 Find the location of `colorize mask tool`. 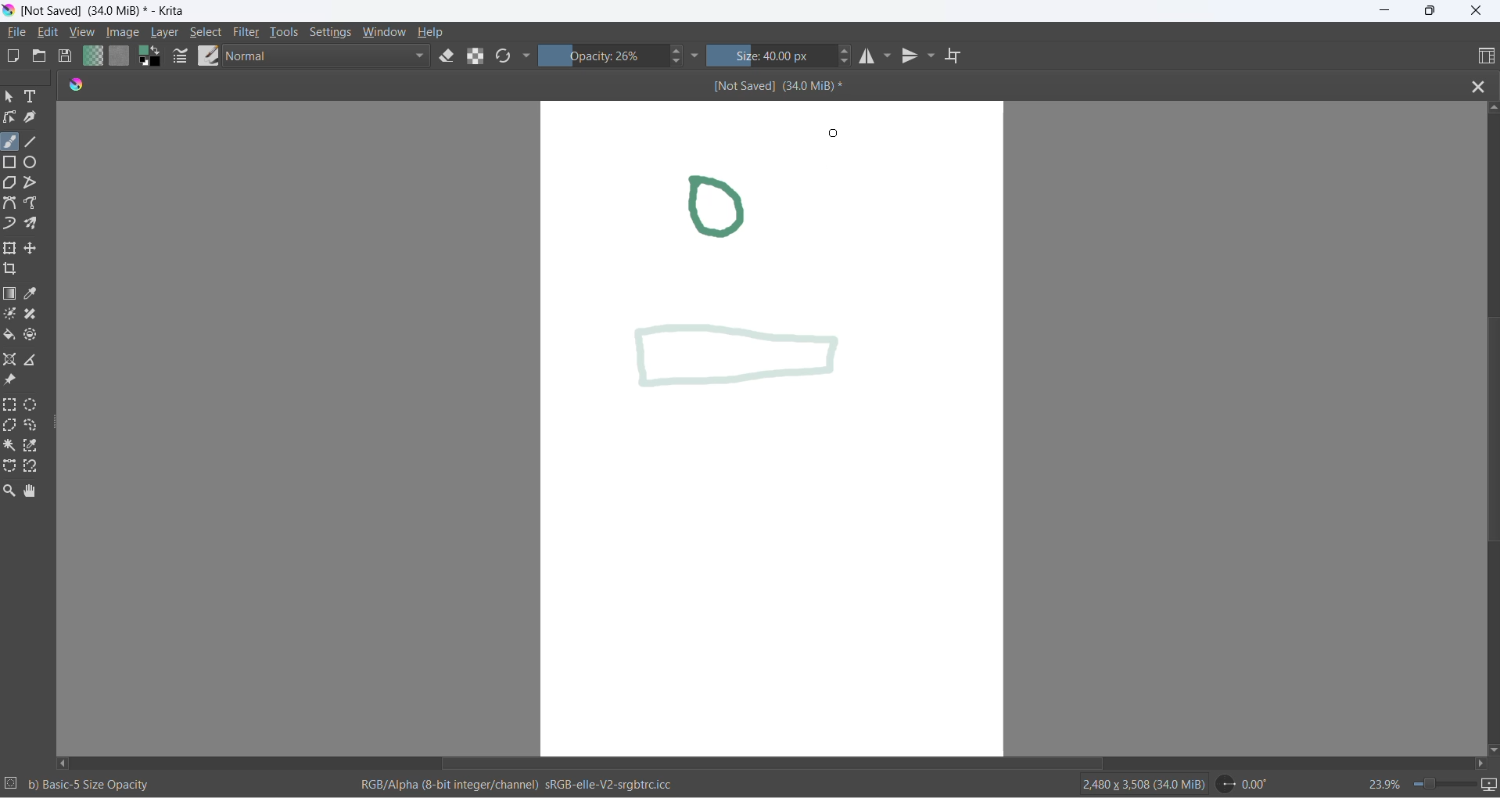

colorize mask tool is located at coordinates (12, 315).